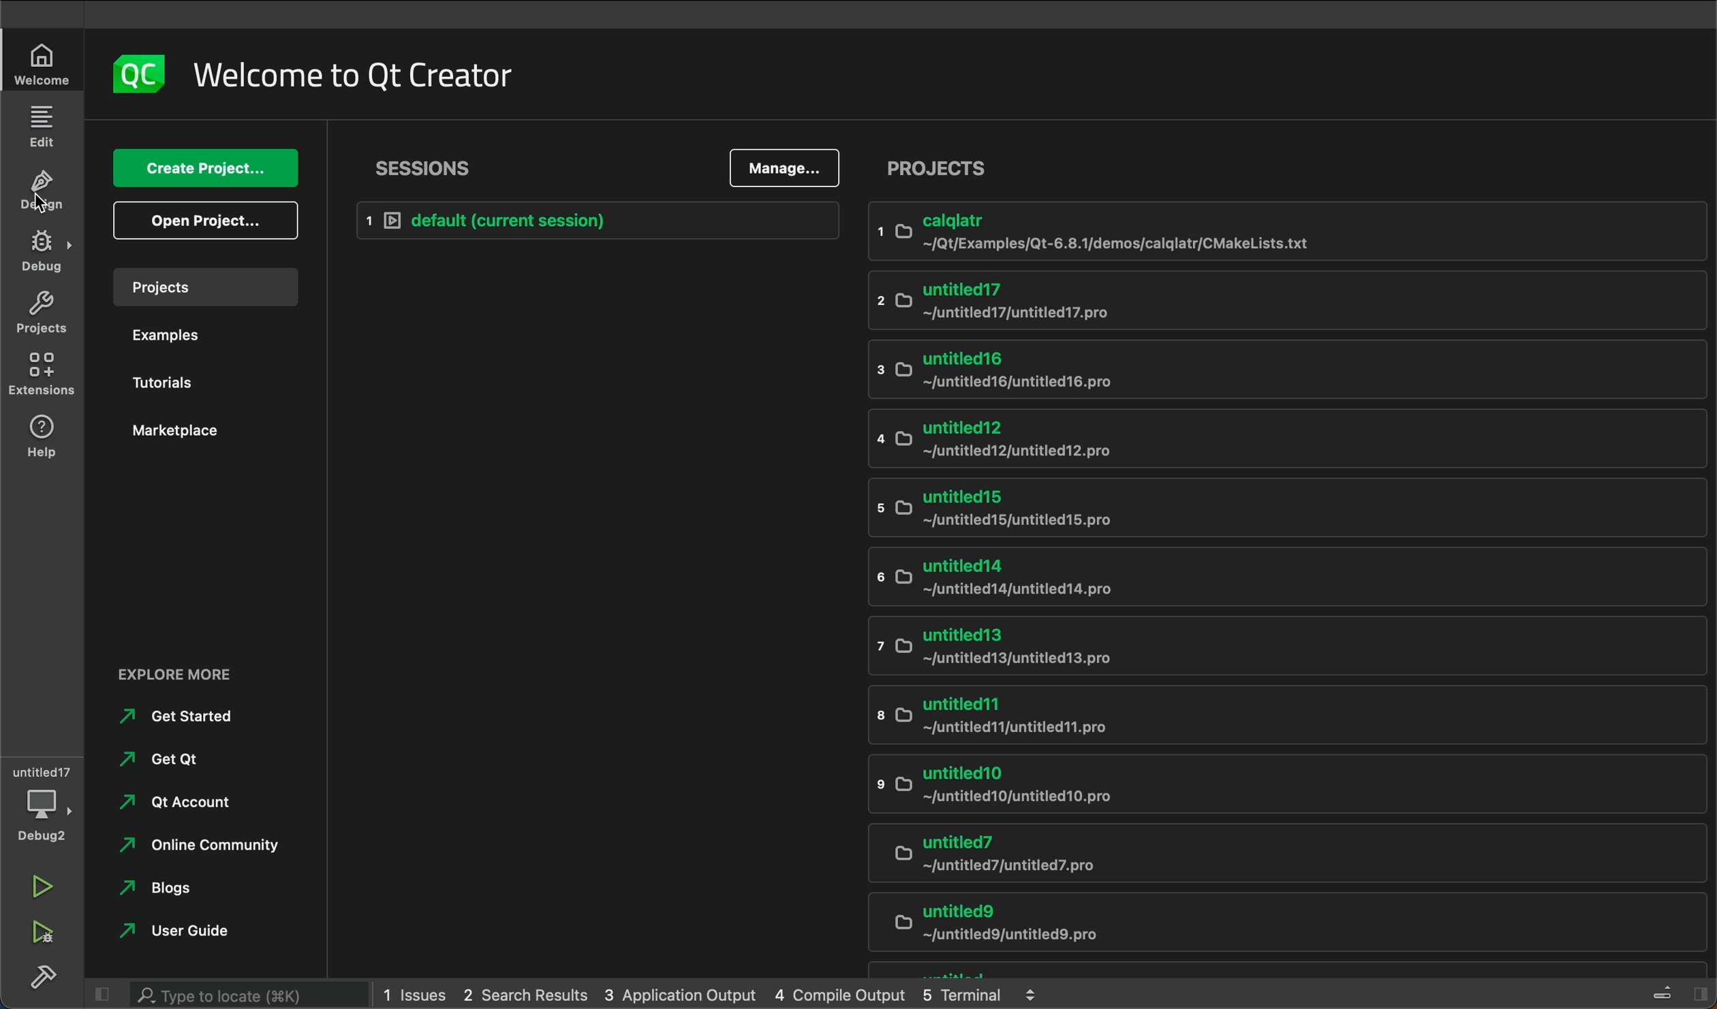 The height and width of the screenshot is (1009, 1717). I want to click on design, so click(41, 192).